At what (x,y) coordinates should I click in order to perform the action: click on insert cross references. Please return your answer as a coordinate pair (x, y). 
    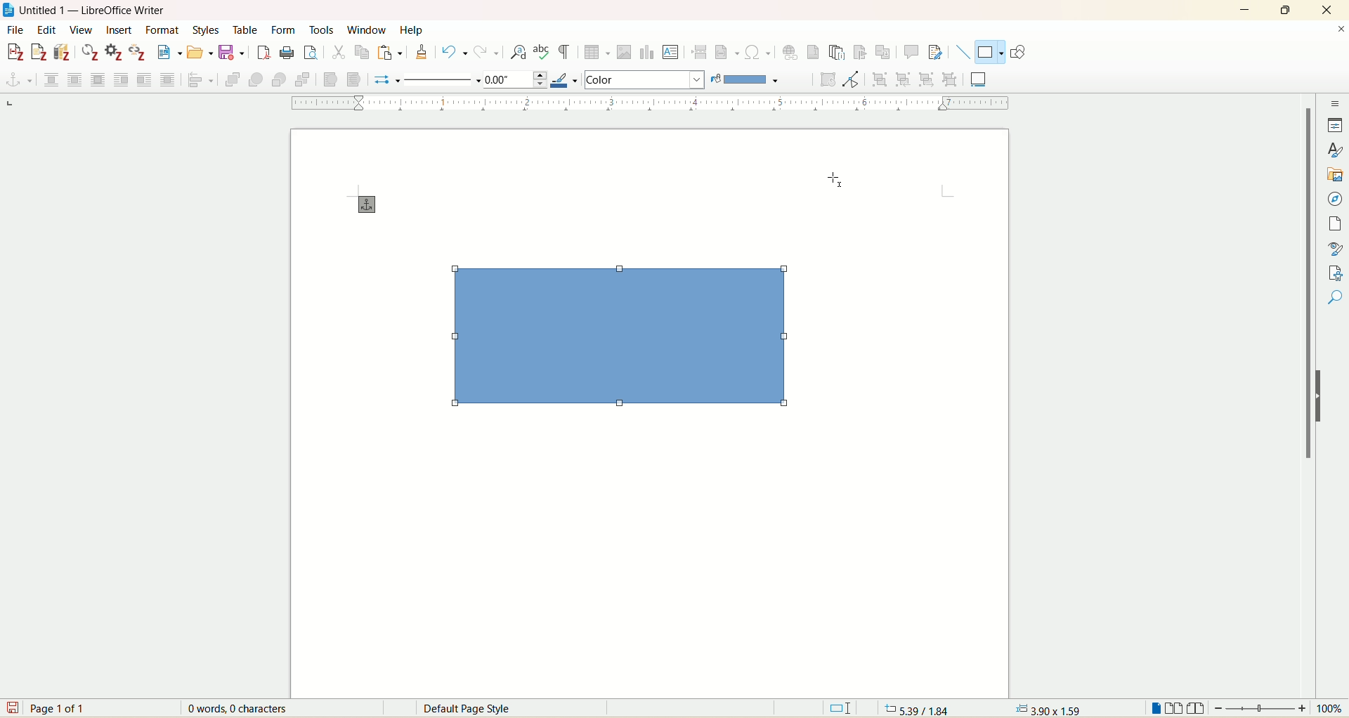
    Looking at the image, I should click on (883, 51).